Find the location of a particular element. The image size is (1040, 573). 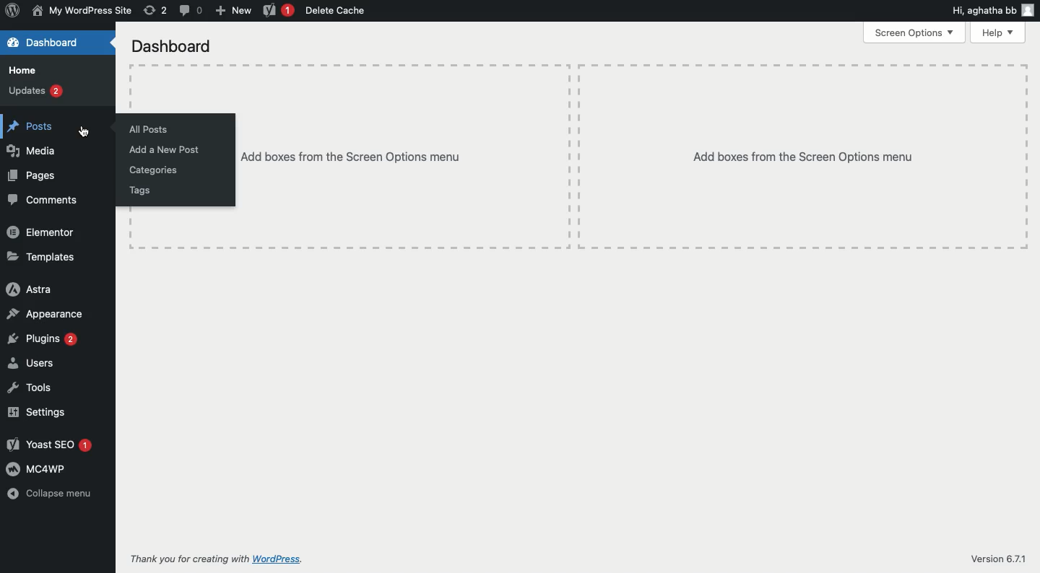

Elementor is located at coordinates (43, 232).